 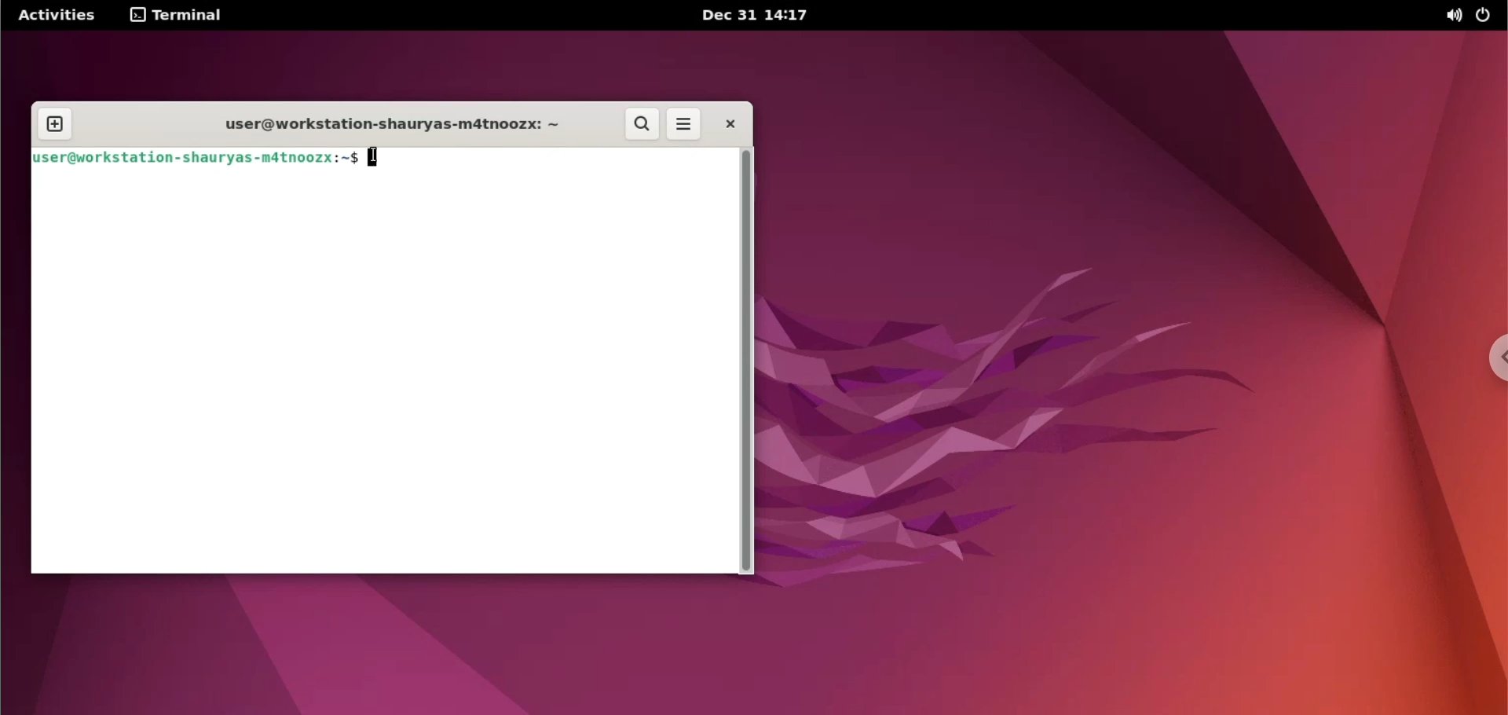 What do you see at coordinates (684, 125) in the screenshot?
I see `more options` at bounding box center [684, 125].